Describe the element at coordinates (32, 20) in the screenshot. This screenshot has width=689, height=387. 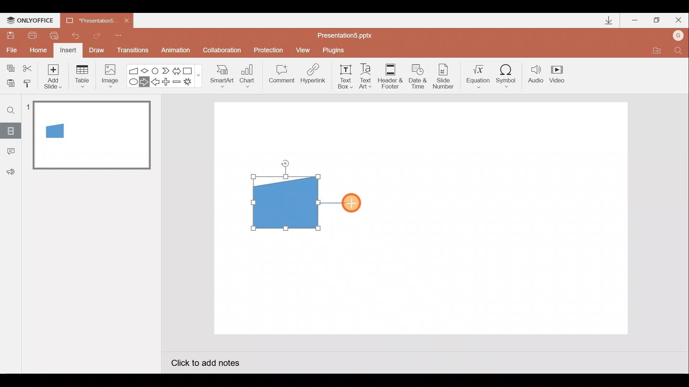
I see `ONLYOFFICE` at that location.